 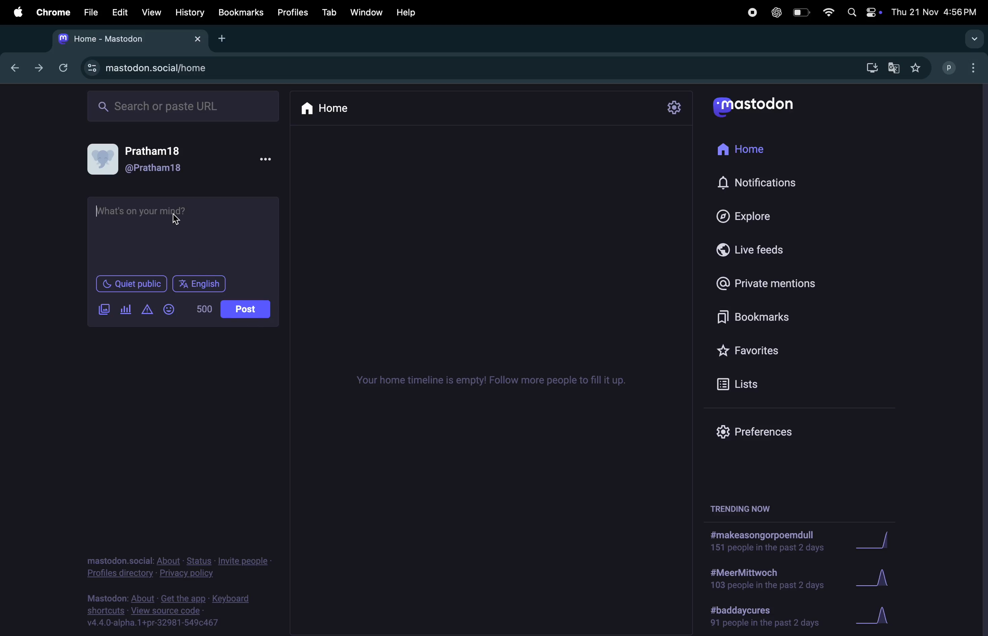 What do you see at coordinates (973, 39) in the screenshot?
I see `search tabs` at bounding box center [973, 39].